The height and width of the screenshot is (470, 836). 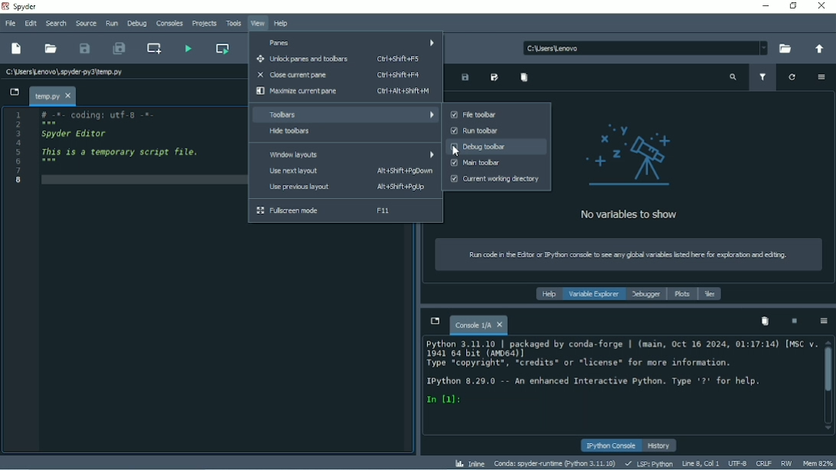 I want to click on Debug toolbar, so click(x=498, y=147).